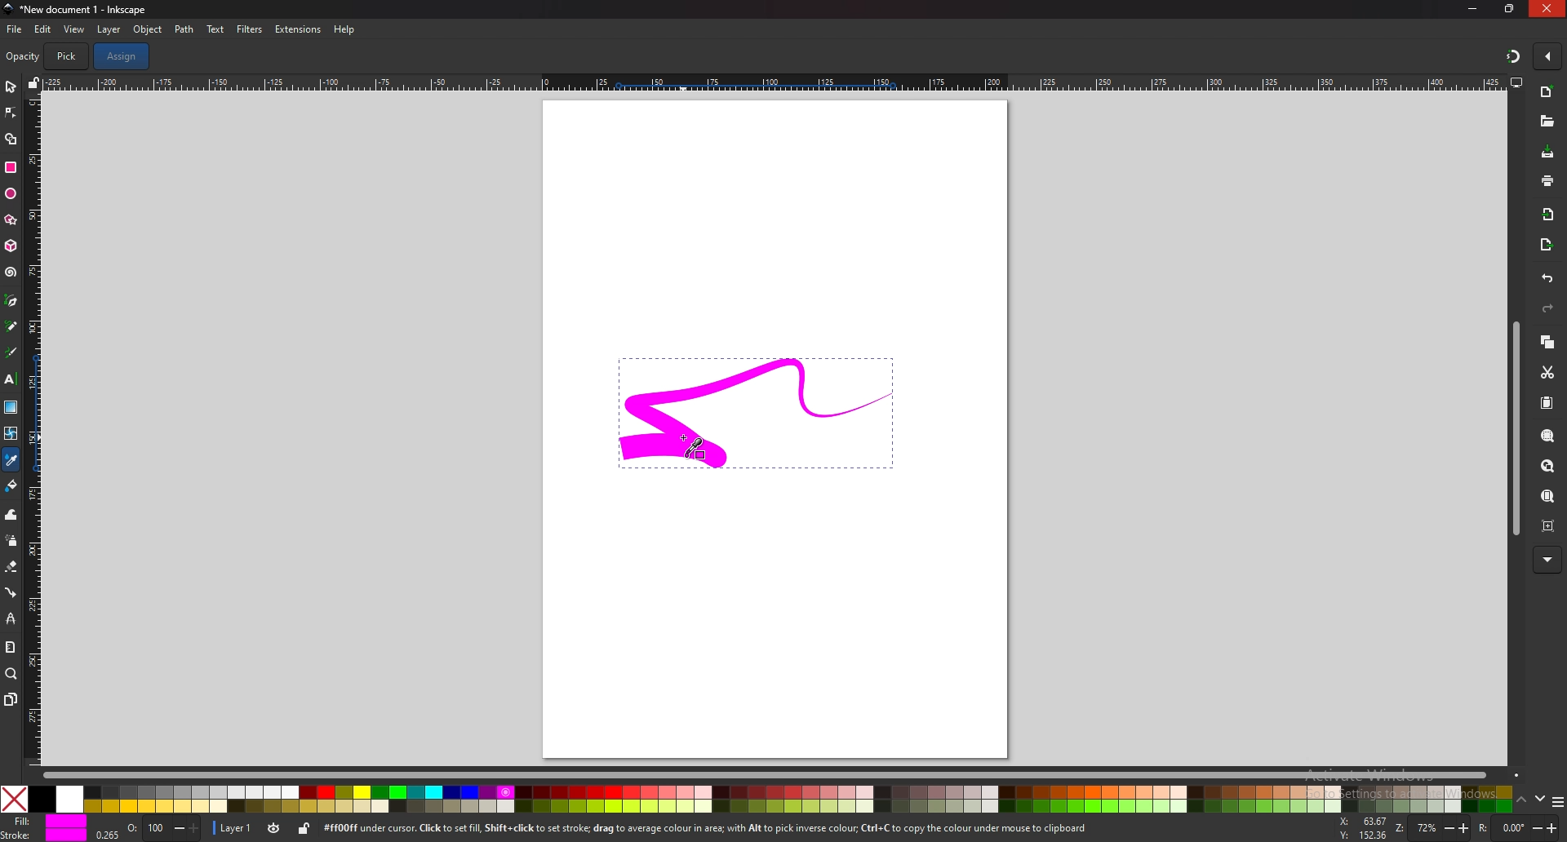 Image resolution: width=1567 pixels, height=842 pixels. What do you see at coordinates (11, 646) in the screenshot?
I see `measure` at bounding box center [11, 646].